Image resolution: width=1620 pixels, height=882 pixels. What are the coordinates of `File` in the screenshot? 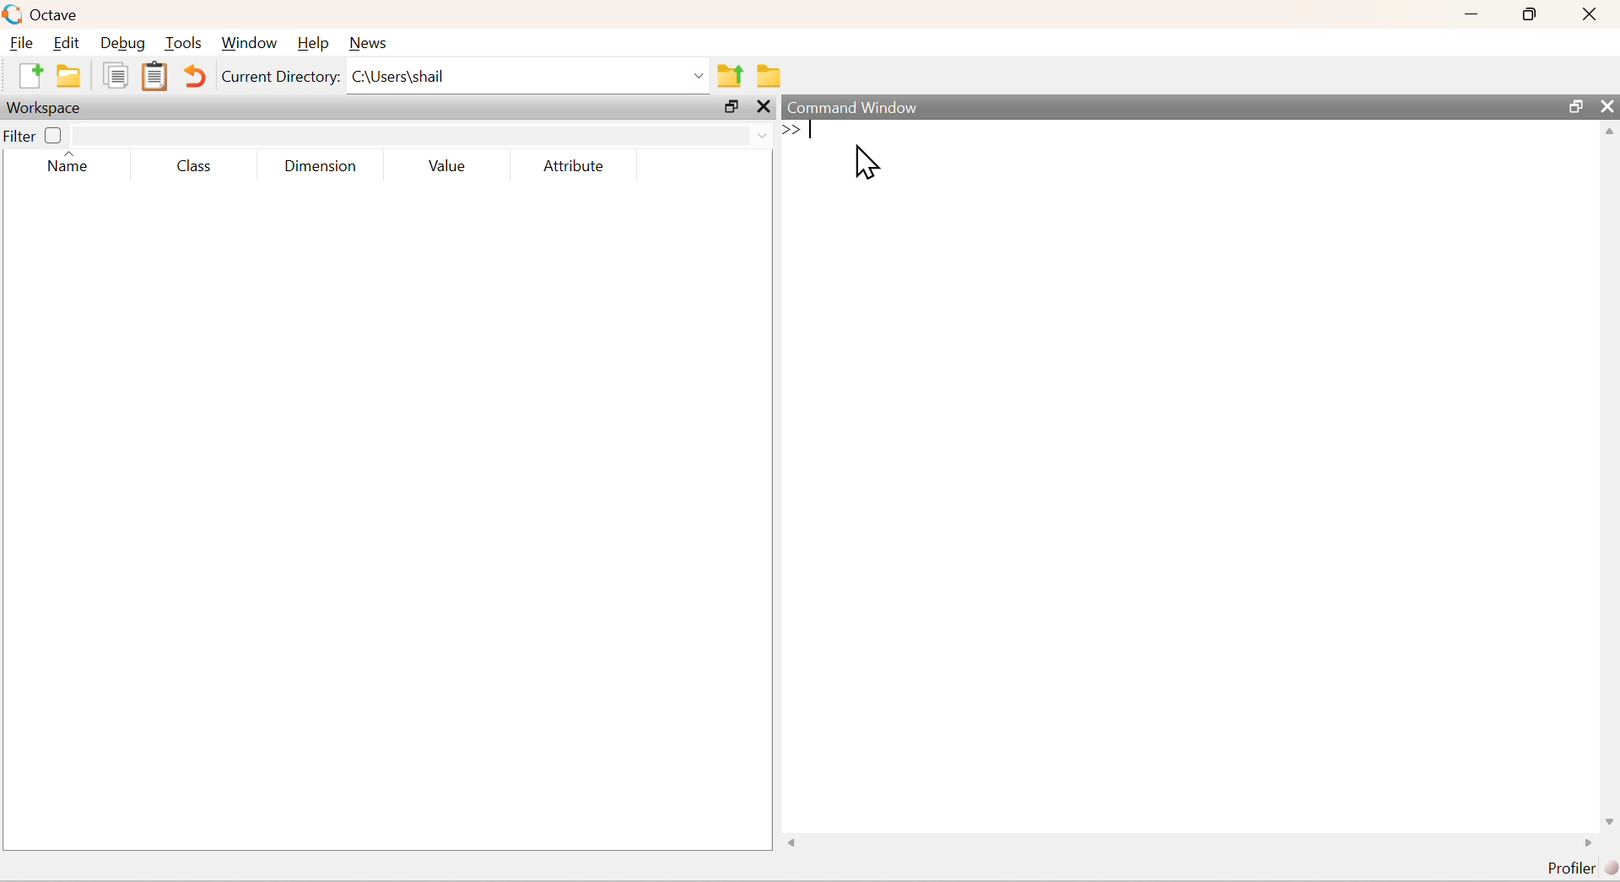 It's located at (24, 44).